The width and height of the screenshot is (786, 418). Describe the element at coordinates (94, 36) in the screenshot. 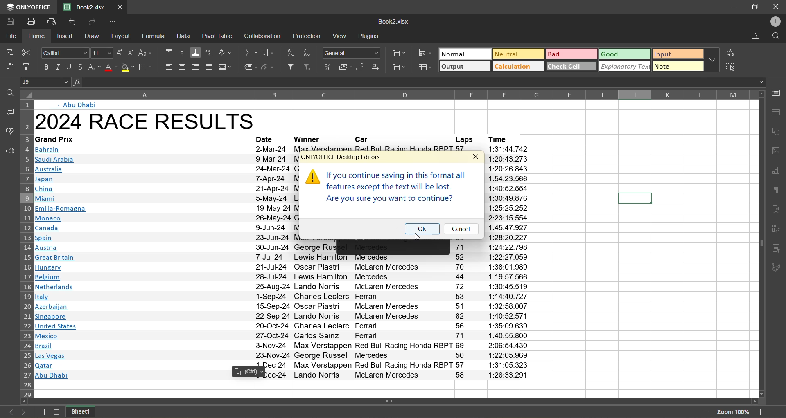

I see `draw` at that location.